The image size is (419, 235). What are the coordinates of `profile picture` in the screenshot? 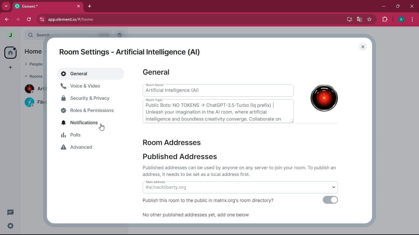 It's located at (11, 35).